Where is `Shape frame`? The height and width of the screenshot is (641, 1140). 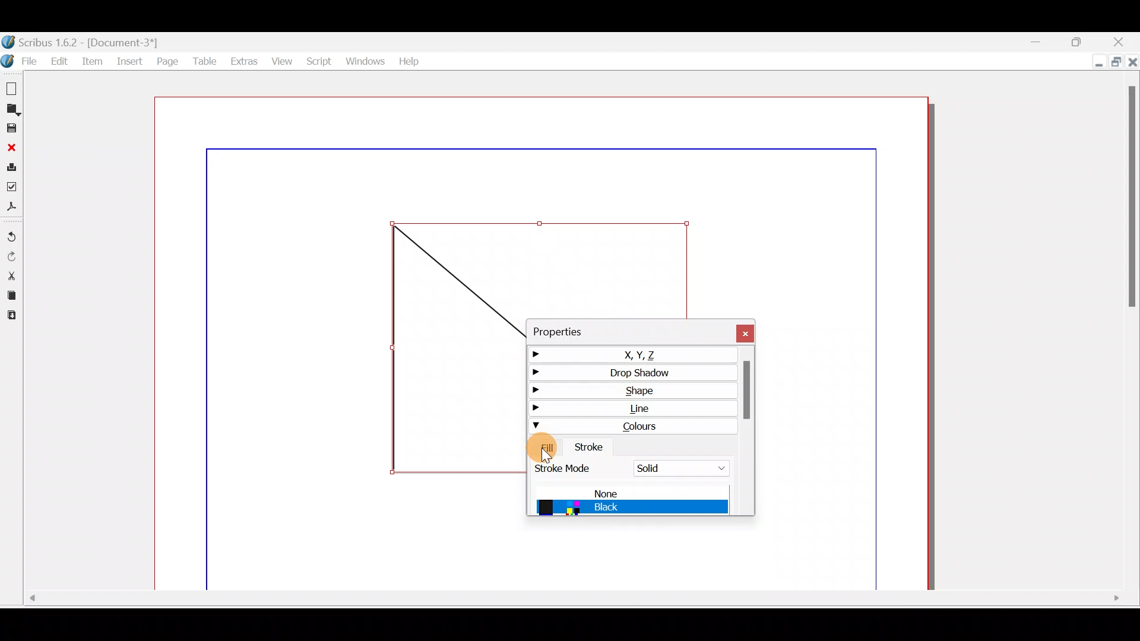 Shape frame is located at coordinates (454, 350).